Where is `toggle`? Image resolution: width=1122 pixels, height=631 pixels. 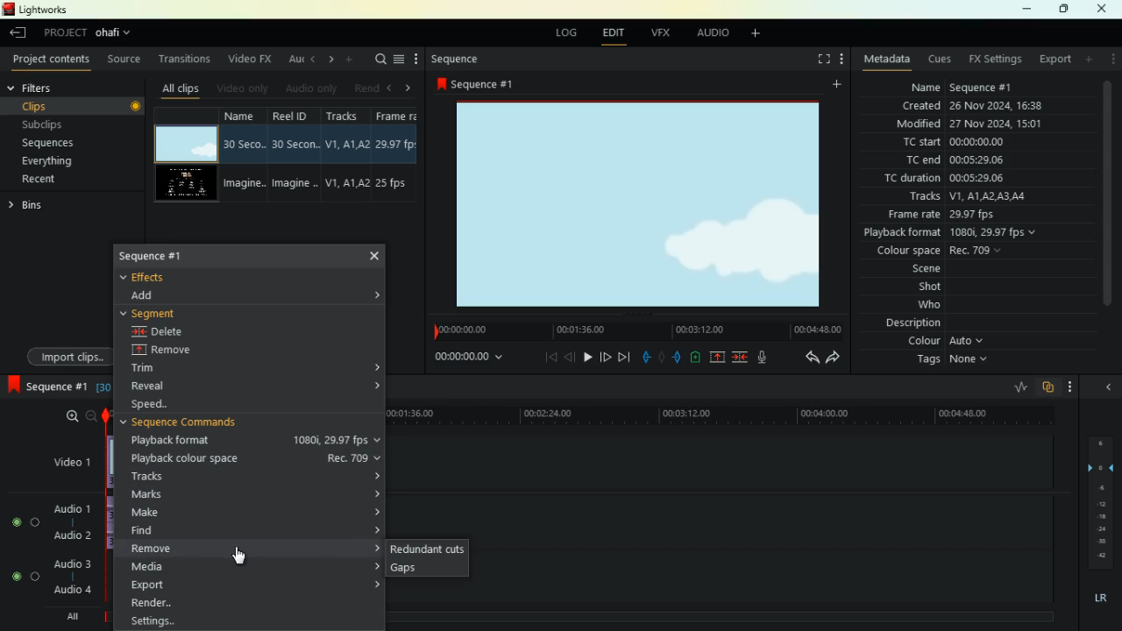 toggle is located at coordinates (15, 575).